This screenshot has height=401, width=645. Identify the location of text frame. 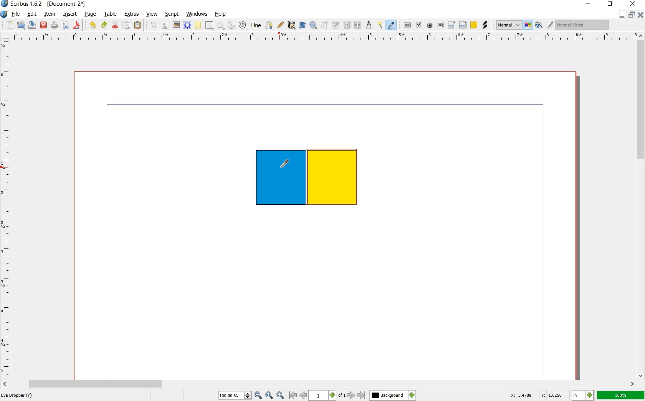
(154, 25).